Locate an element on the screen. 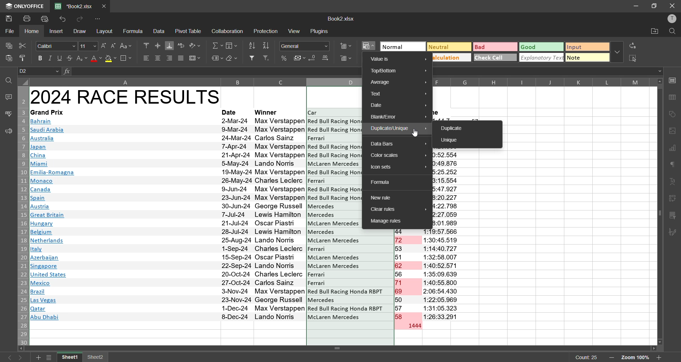 The height and width of the screenshot is (362, 681). unique is located at coordinates (452, 141).